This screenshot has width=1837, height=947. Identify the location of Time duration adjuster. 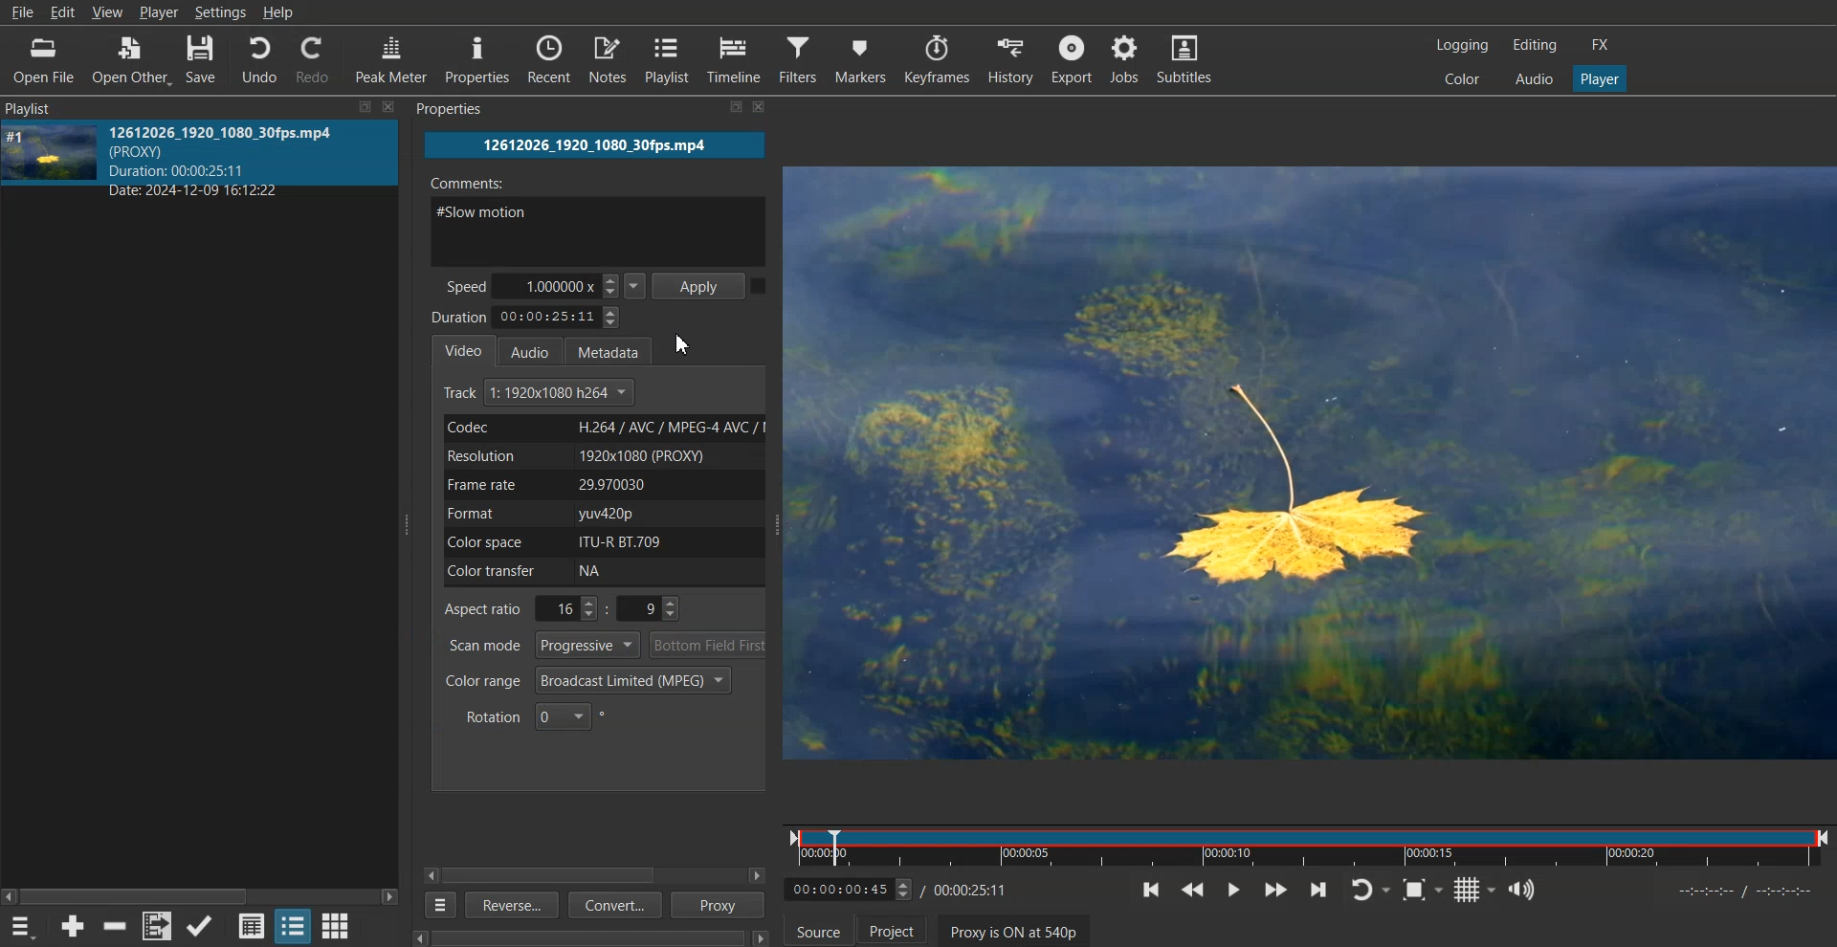
(528, 317).